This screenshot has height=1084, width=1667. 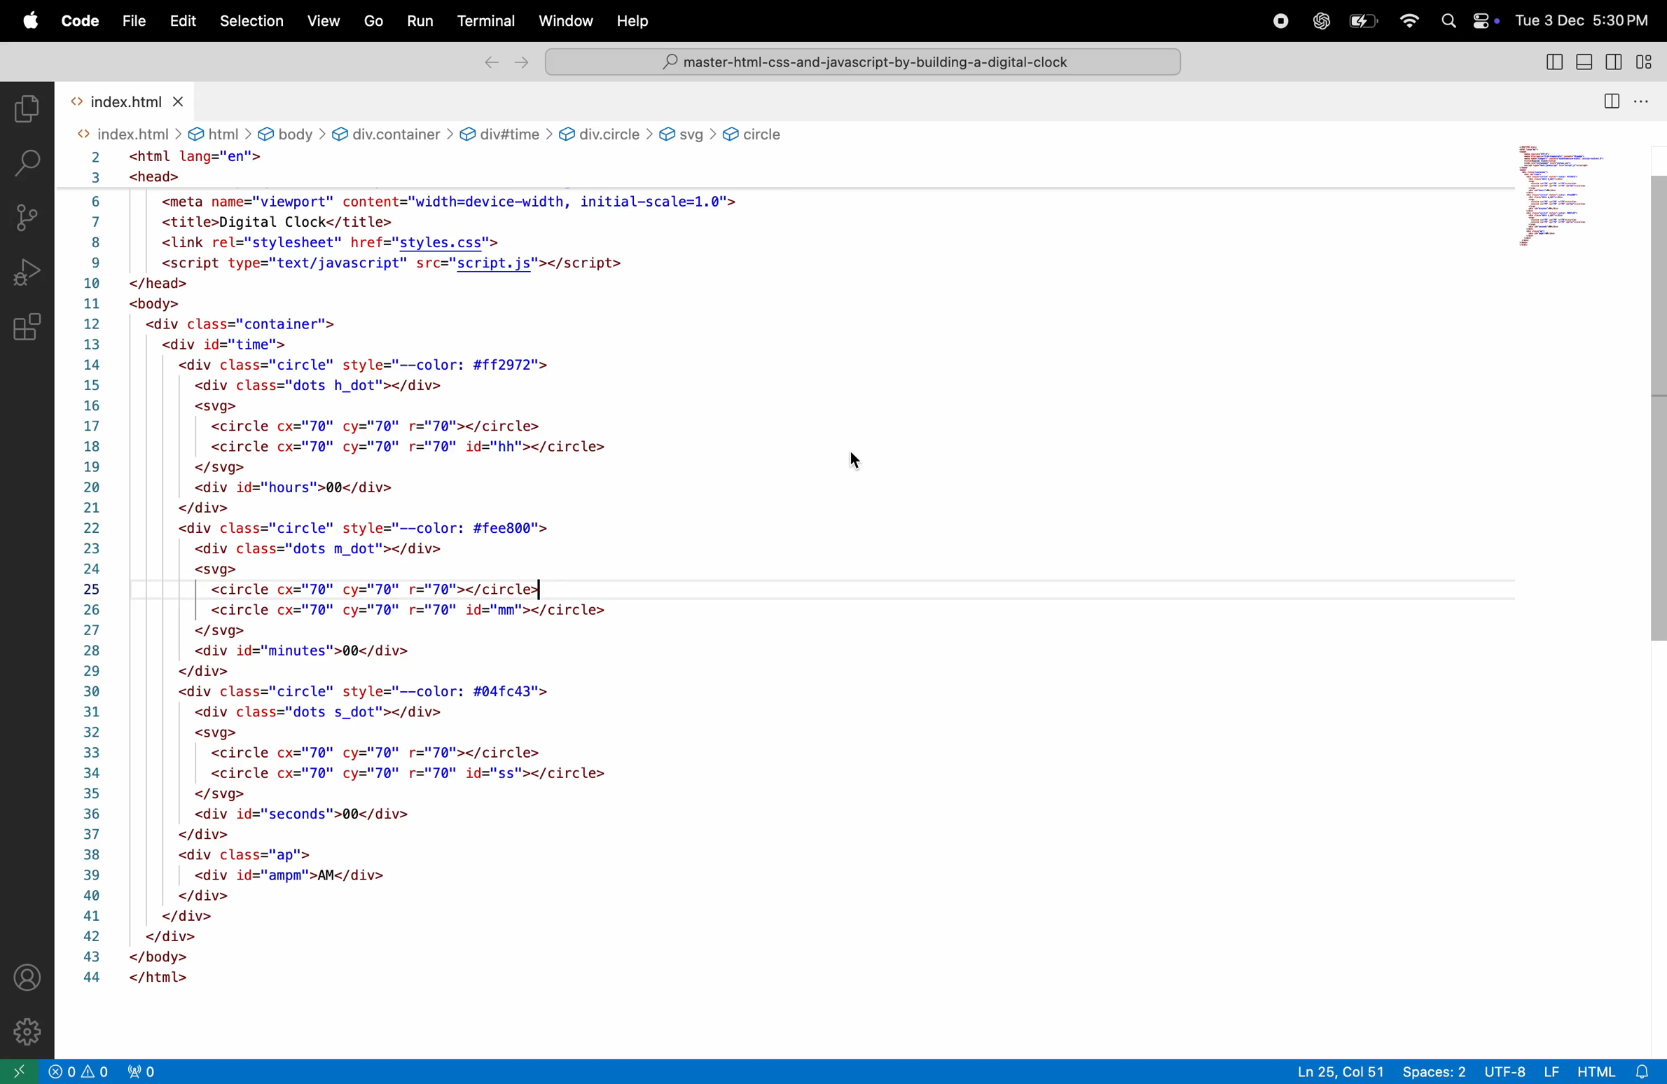 What do you see at coordinates (1340, 1070) in the screenshot?
I see `ln 25 col 51` at bounding box center [1340, 1070].